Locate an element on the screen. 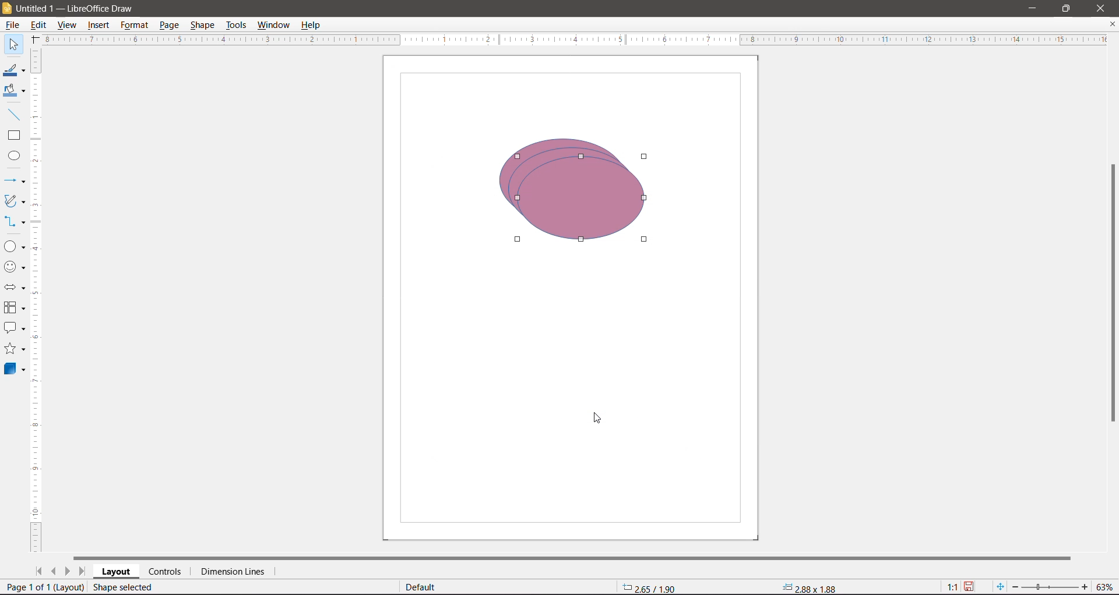 This screenshot has width=1119, height=595. Zoom In is located at coordinates (1083, 587).